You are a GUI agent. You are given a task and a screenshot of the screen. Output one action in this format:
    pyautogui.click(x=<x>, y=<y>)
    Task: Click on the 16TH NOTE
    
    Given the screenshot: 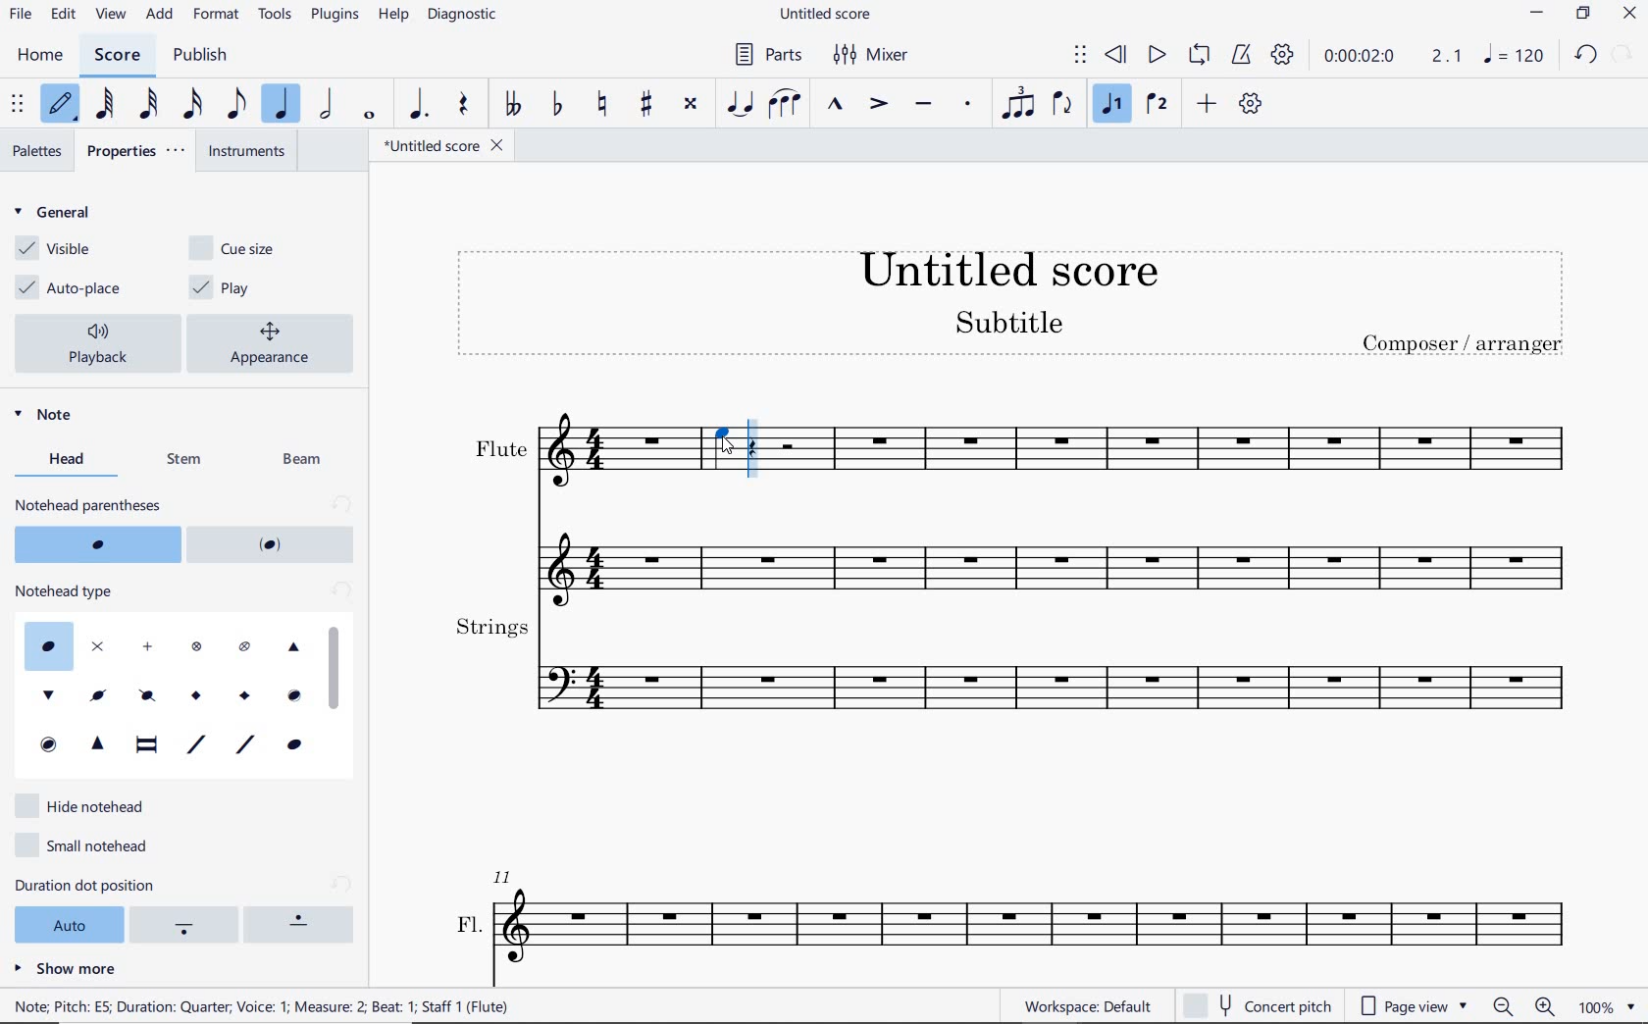 What is the action you would take?
    pyautogui.click(x=192, y=104)
    